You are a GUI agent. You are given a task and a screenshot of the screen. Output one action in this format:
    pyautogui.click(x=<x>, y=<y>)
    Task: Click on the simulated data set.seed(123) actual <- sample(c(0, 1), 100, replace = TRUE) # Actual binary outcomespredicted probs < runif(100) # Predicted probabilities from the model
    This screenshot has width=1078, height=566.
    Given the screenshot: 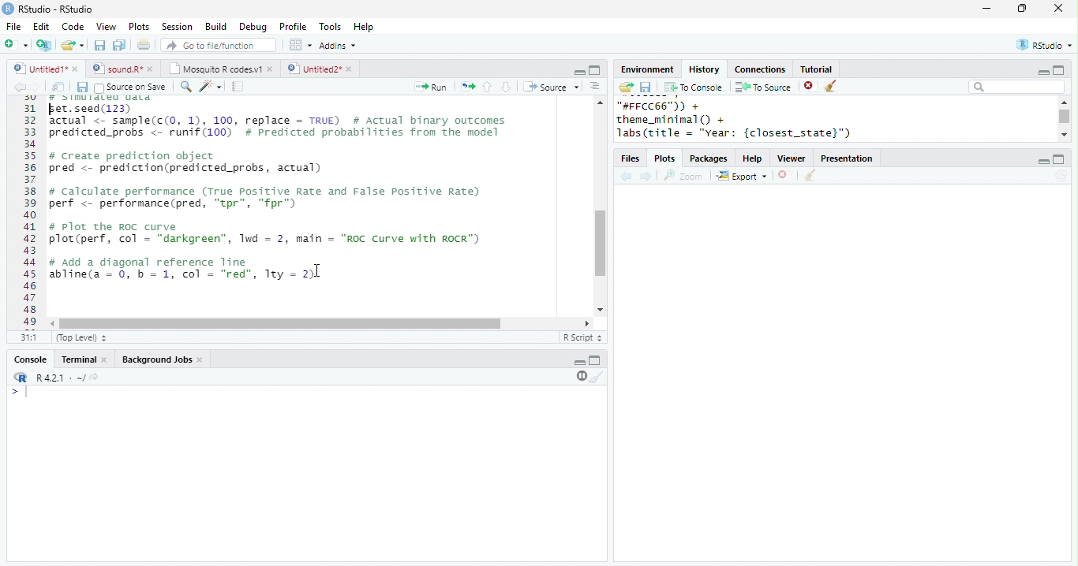 What is the action you would take?
    pyautogui.click(x=280, y=117)
    